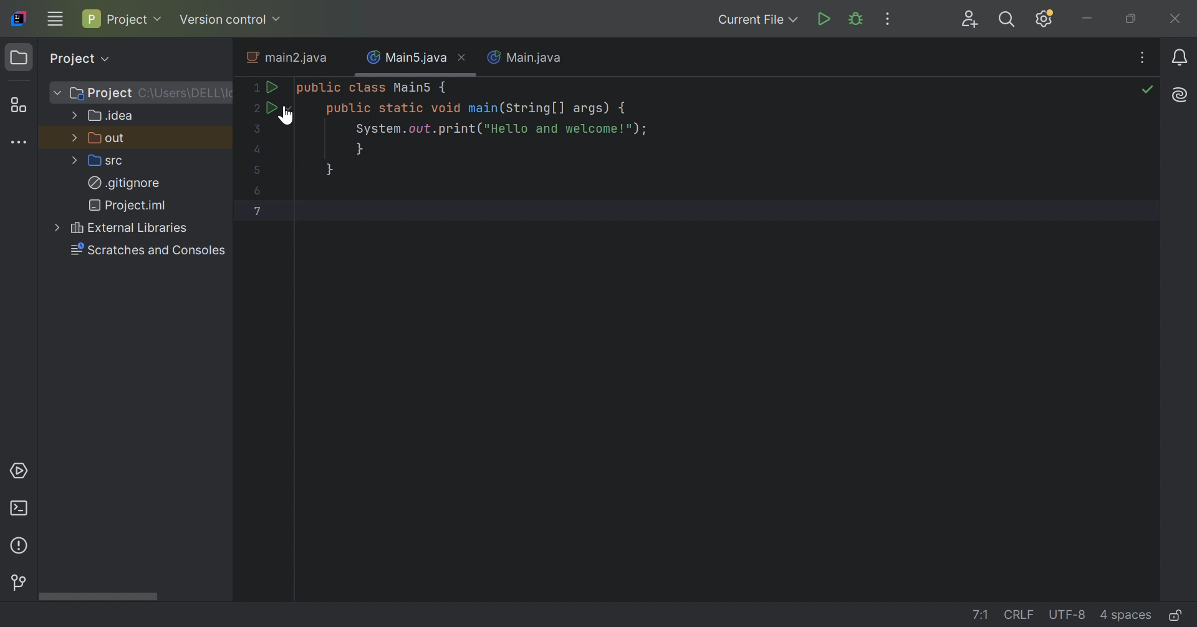 This screenshot has width=1197, height=627. What do you see at coordinates (19, 18) in the screenshot?
I see `IntelliJ IDEA icon` at bounding box center [19, 18].